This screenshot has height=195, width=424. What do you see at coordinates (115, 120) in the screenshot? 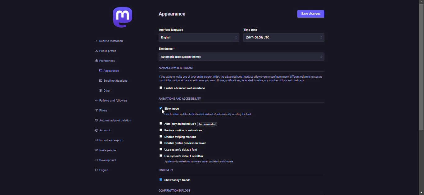
I see `automated post deletion` at bounding box center [115, 120].